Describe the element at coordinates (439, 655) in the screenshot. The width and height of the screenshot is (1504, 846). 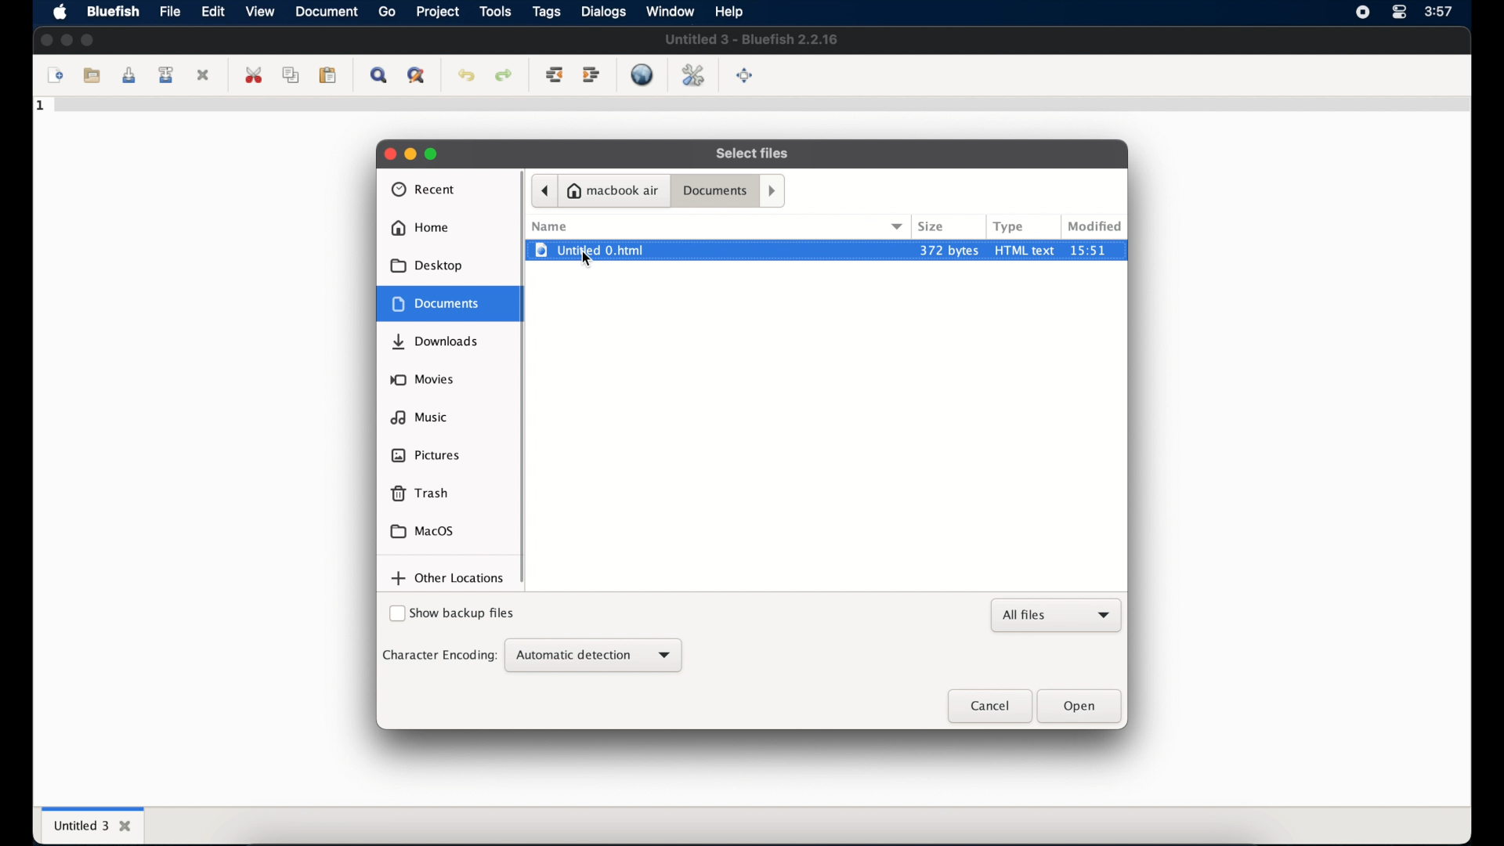
I see `character encoding` at that location.